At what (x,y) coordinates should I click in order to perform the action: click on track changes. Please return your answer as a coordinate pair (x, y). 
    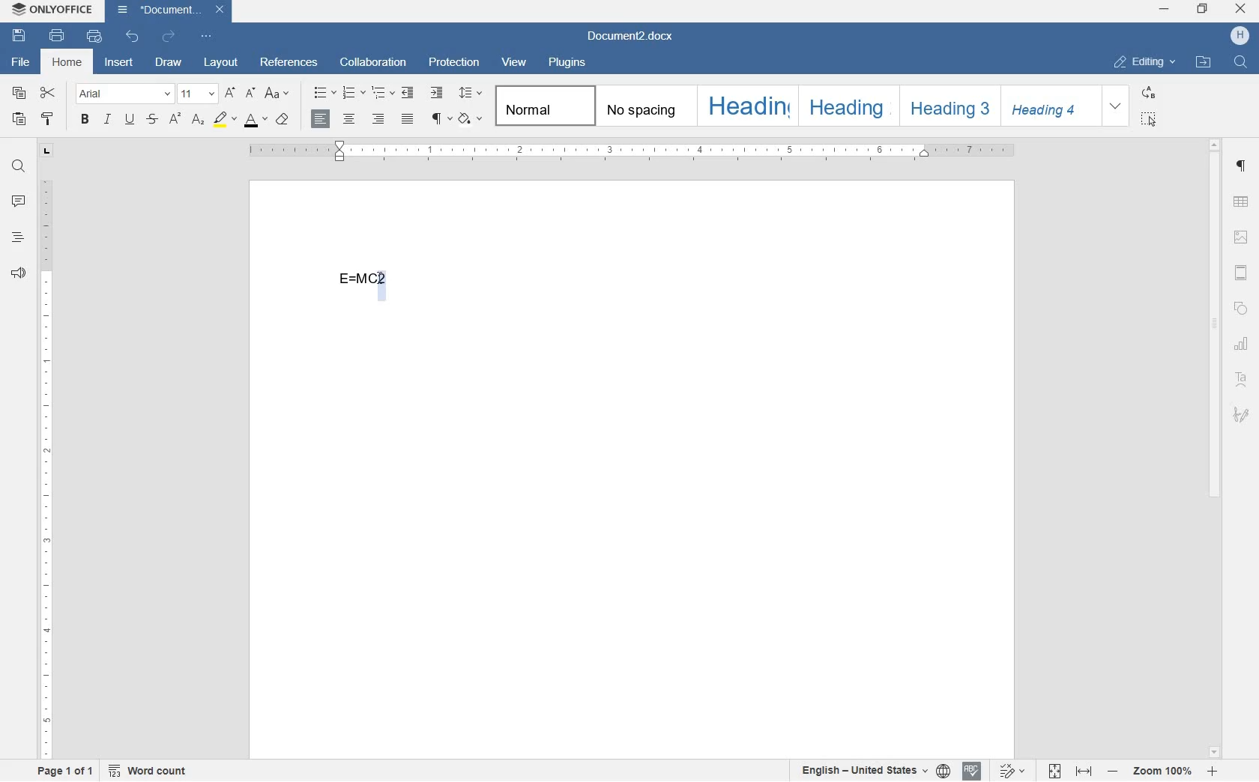
    Looking at the image, I should click on (1013, 772).